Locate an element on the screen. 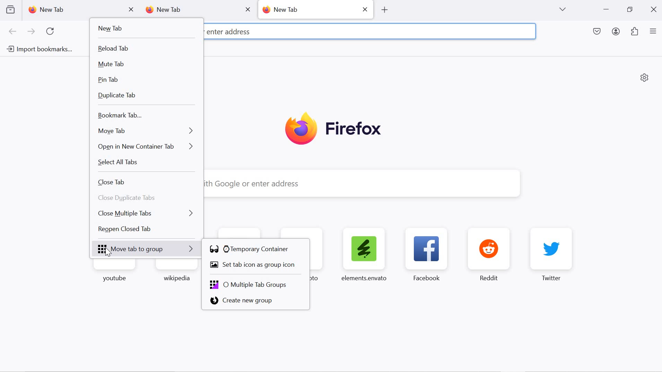 The image size is (662, 372). reddit favorite is located at coordinates (492, 254).